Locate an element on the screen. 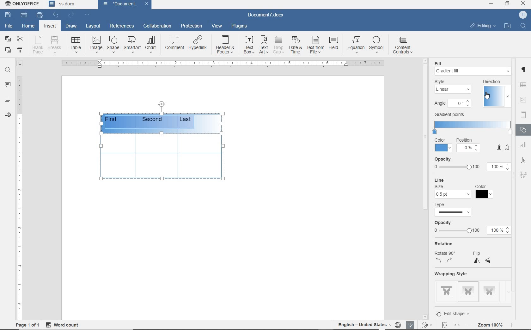 Image resolution: width=531 pixels, height=330 pixels. style 3 is located at coordinates (492, 291).